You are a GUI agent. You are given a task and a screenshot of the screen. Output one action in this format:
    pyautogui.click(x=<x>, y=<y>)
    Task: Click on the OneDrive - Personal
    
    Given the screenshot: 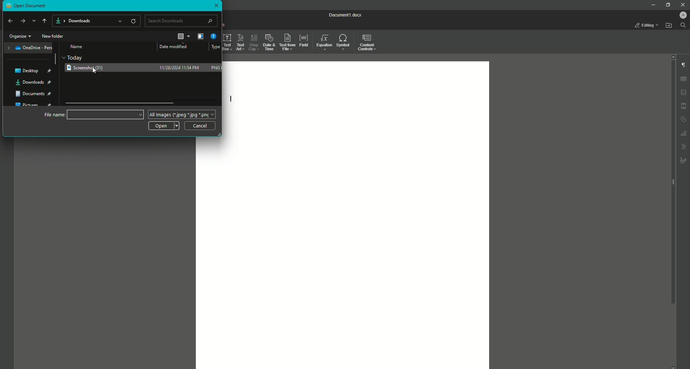 What is the action you would take?
    pyautogui.click(x=30, y=49)
    